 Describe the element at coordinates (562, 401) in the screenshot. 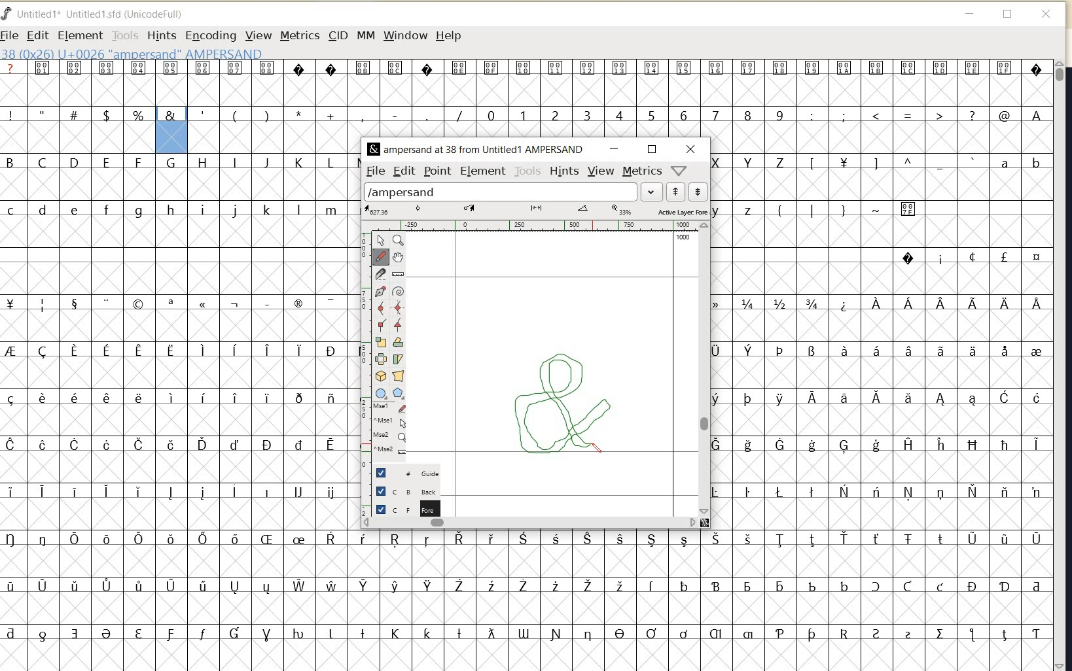

I see `a custom ampersand (&) creation` at that location.